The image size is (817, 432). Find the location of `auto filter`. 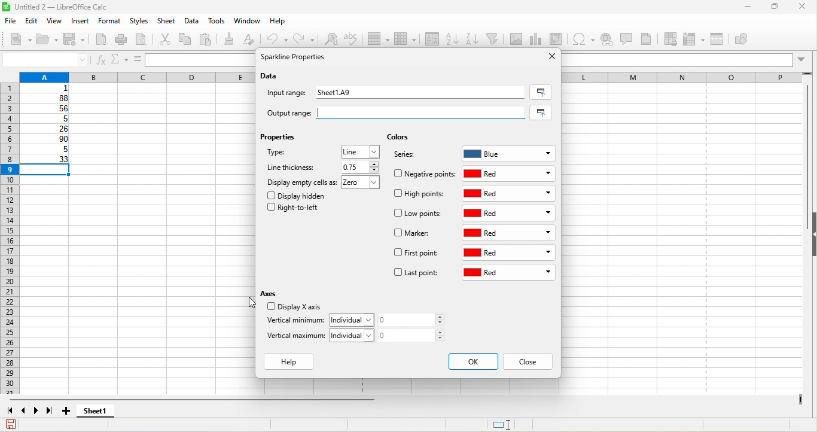

auto filter is located at coordinates (494, 39).